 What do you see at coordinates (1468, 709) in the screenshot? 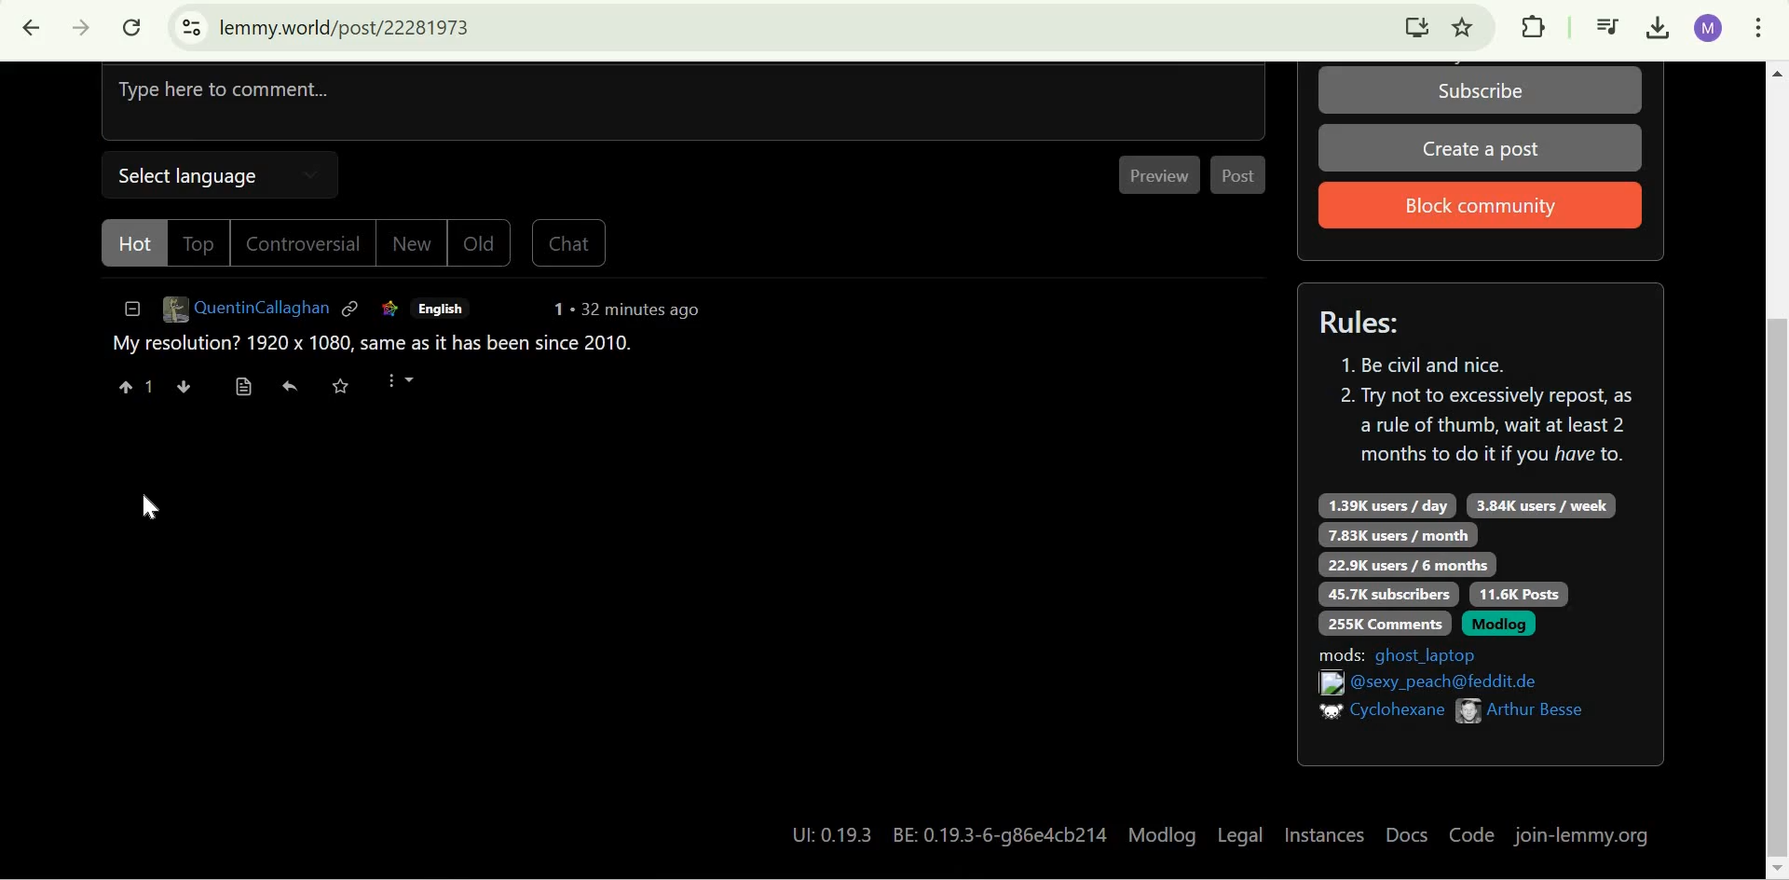
I see `` at bounding box center [1468, 709].